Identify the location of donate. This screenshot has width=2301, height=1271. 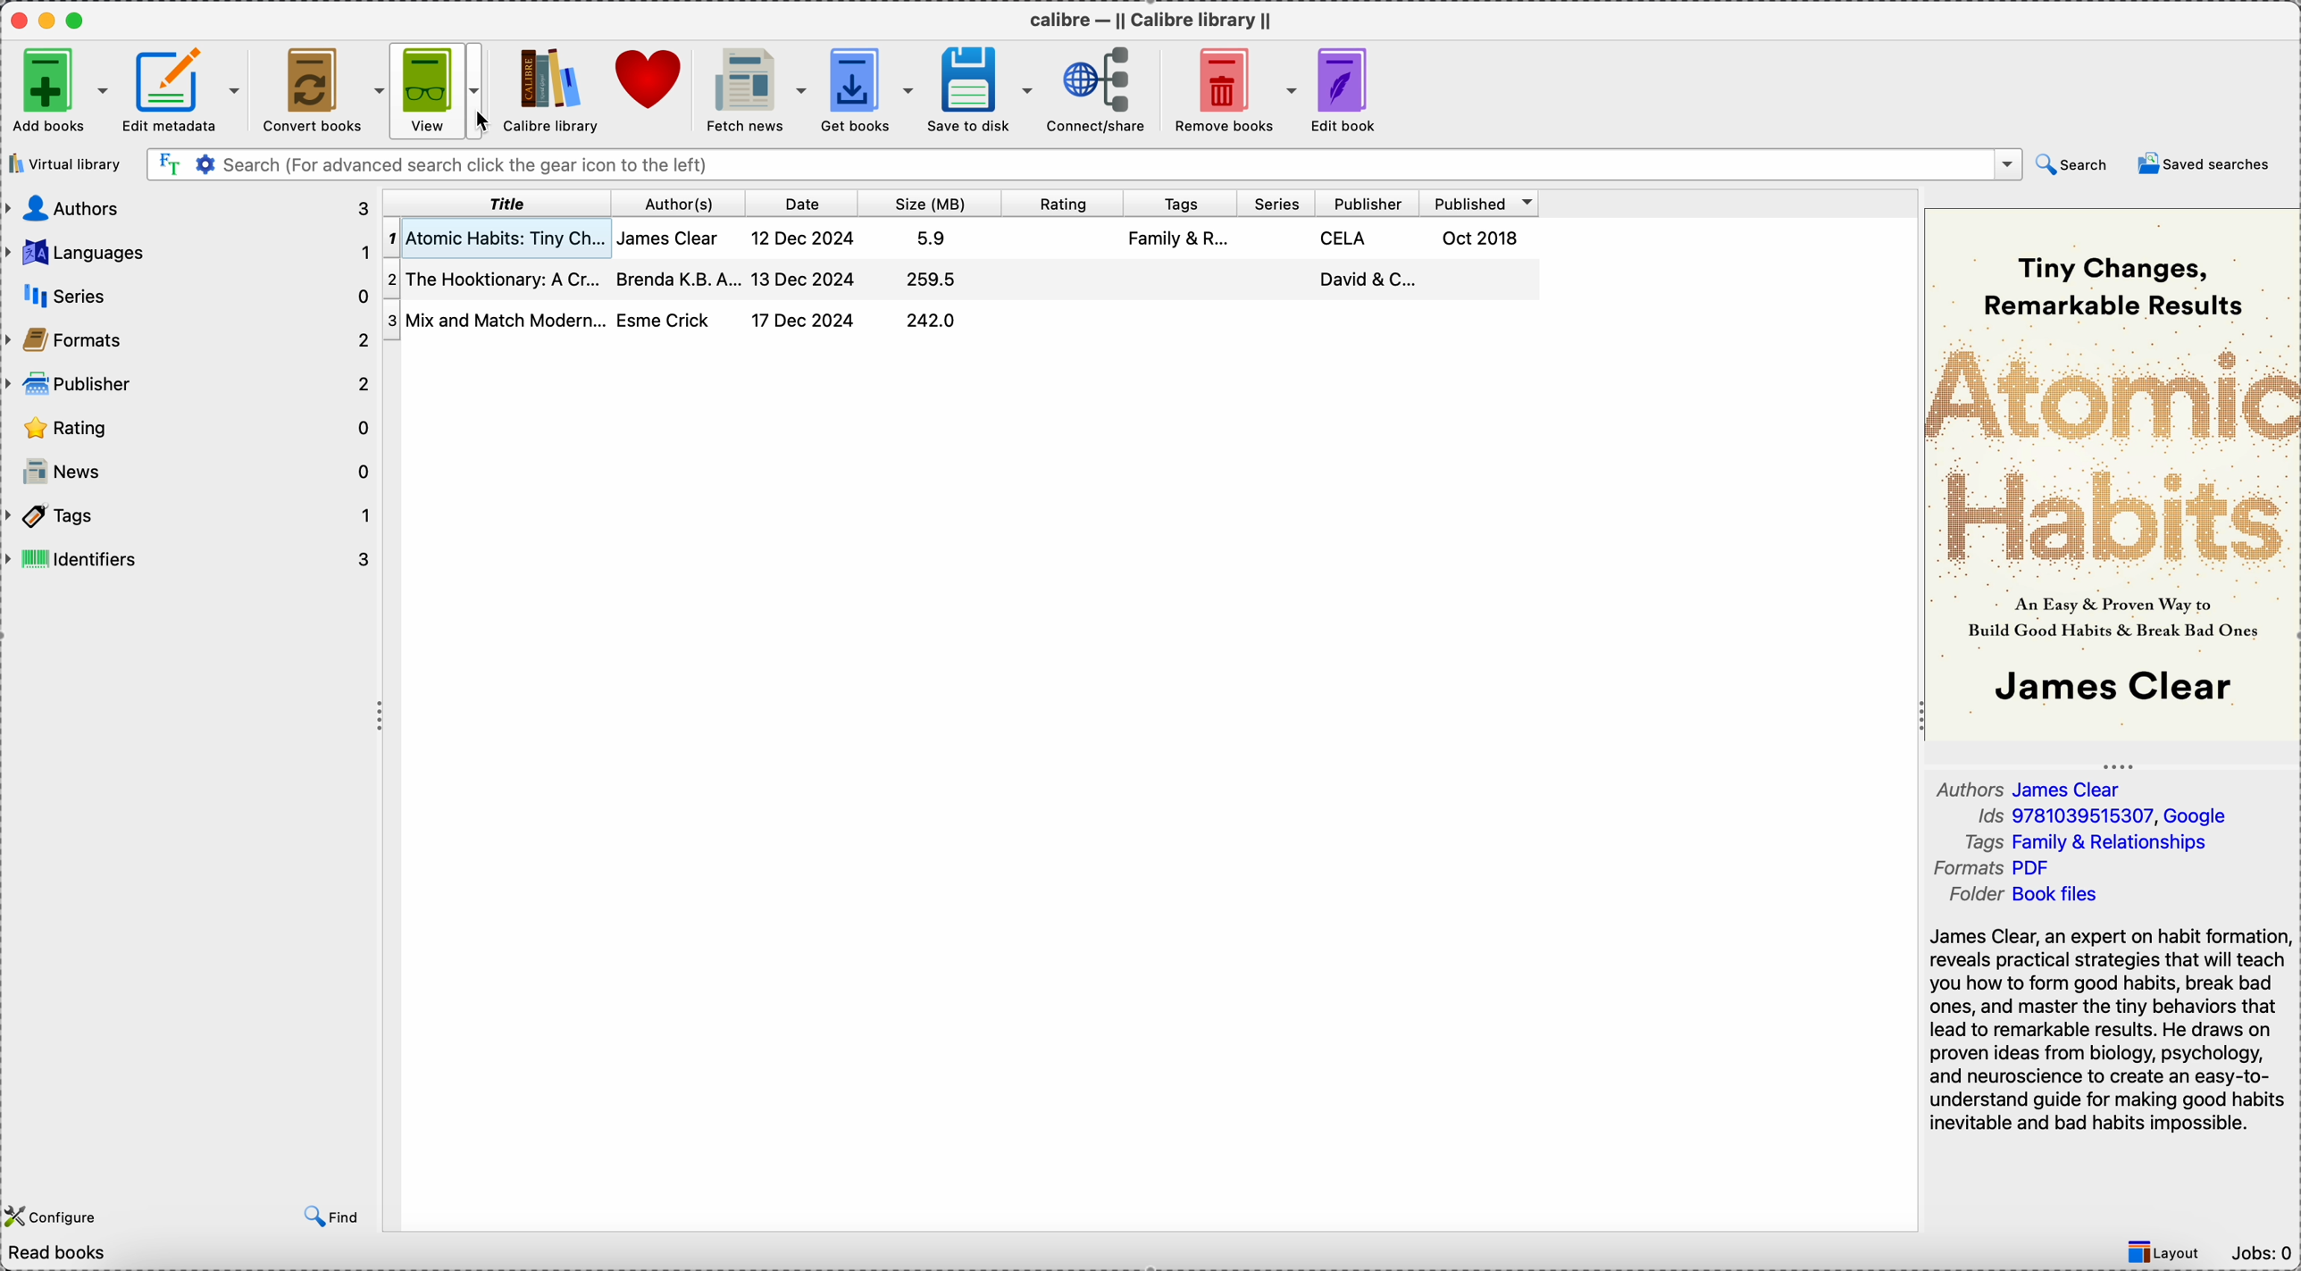
(653, 83).